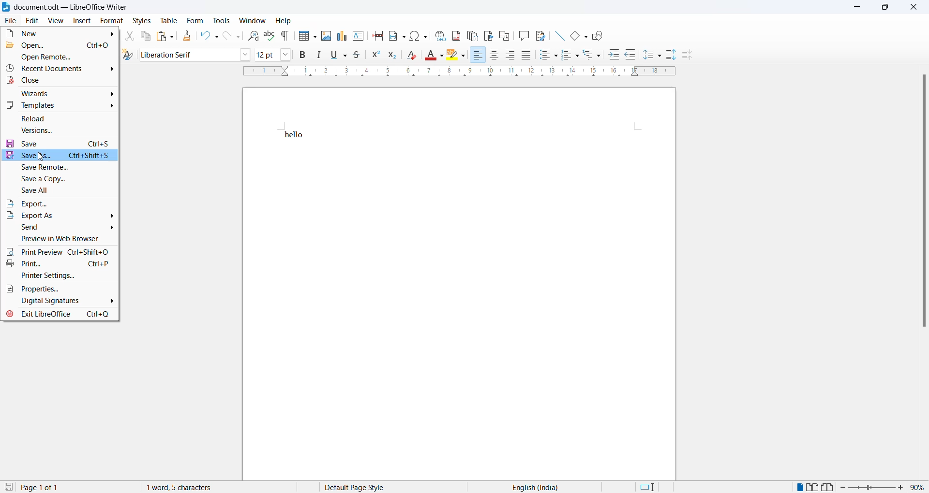 The width and height of the screenshot is (929, 493). Describe the element at coordinates (471, 36) in the screenshot. I see `insert endnote` at that location.